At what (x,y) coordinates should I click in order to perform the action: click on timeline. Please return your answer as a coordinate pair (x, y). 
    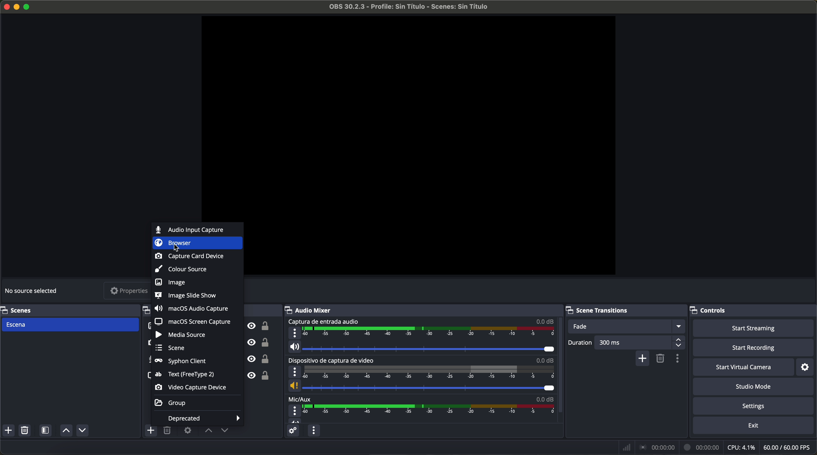
    Looking at the image, I should click on (430, 333).